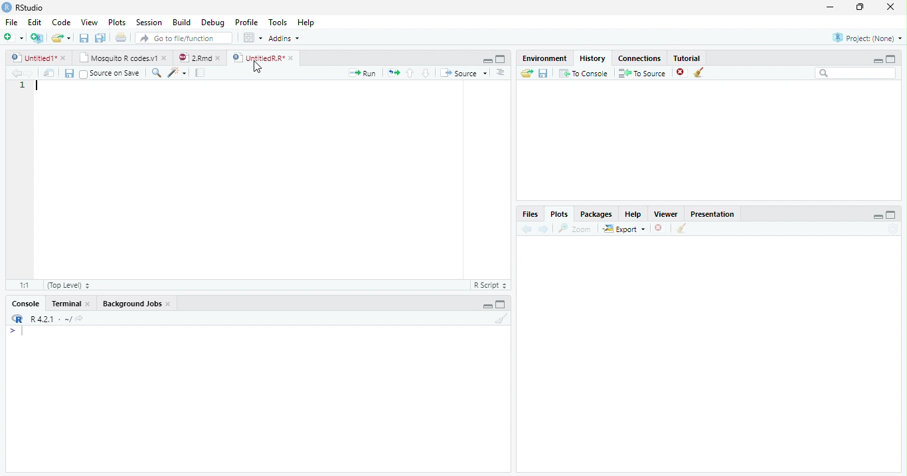  Describe the element at coordinates (867, 38) in the screenshot. I see `Project: (None)` at that location.